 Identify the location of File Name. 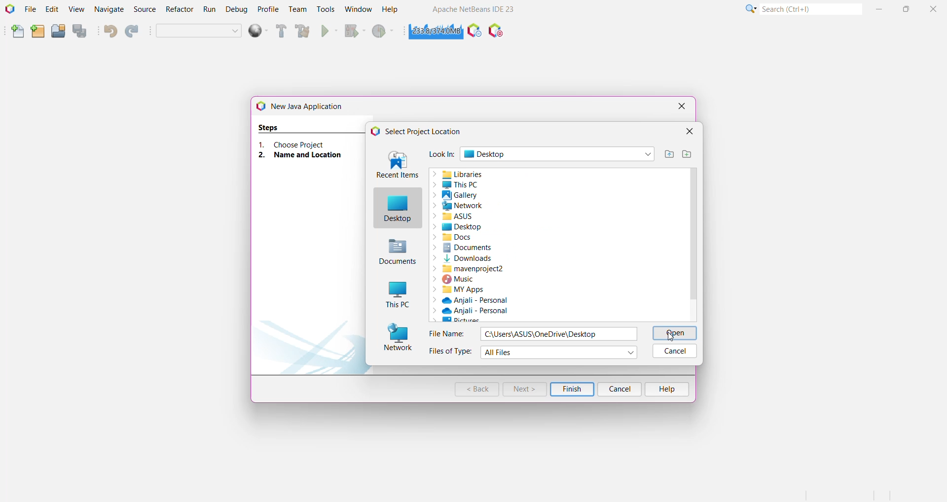
(447, 333).